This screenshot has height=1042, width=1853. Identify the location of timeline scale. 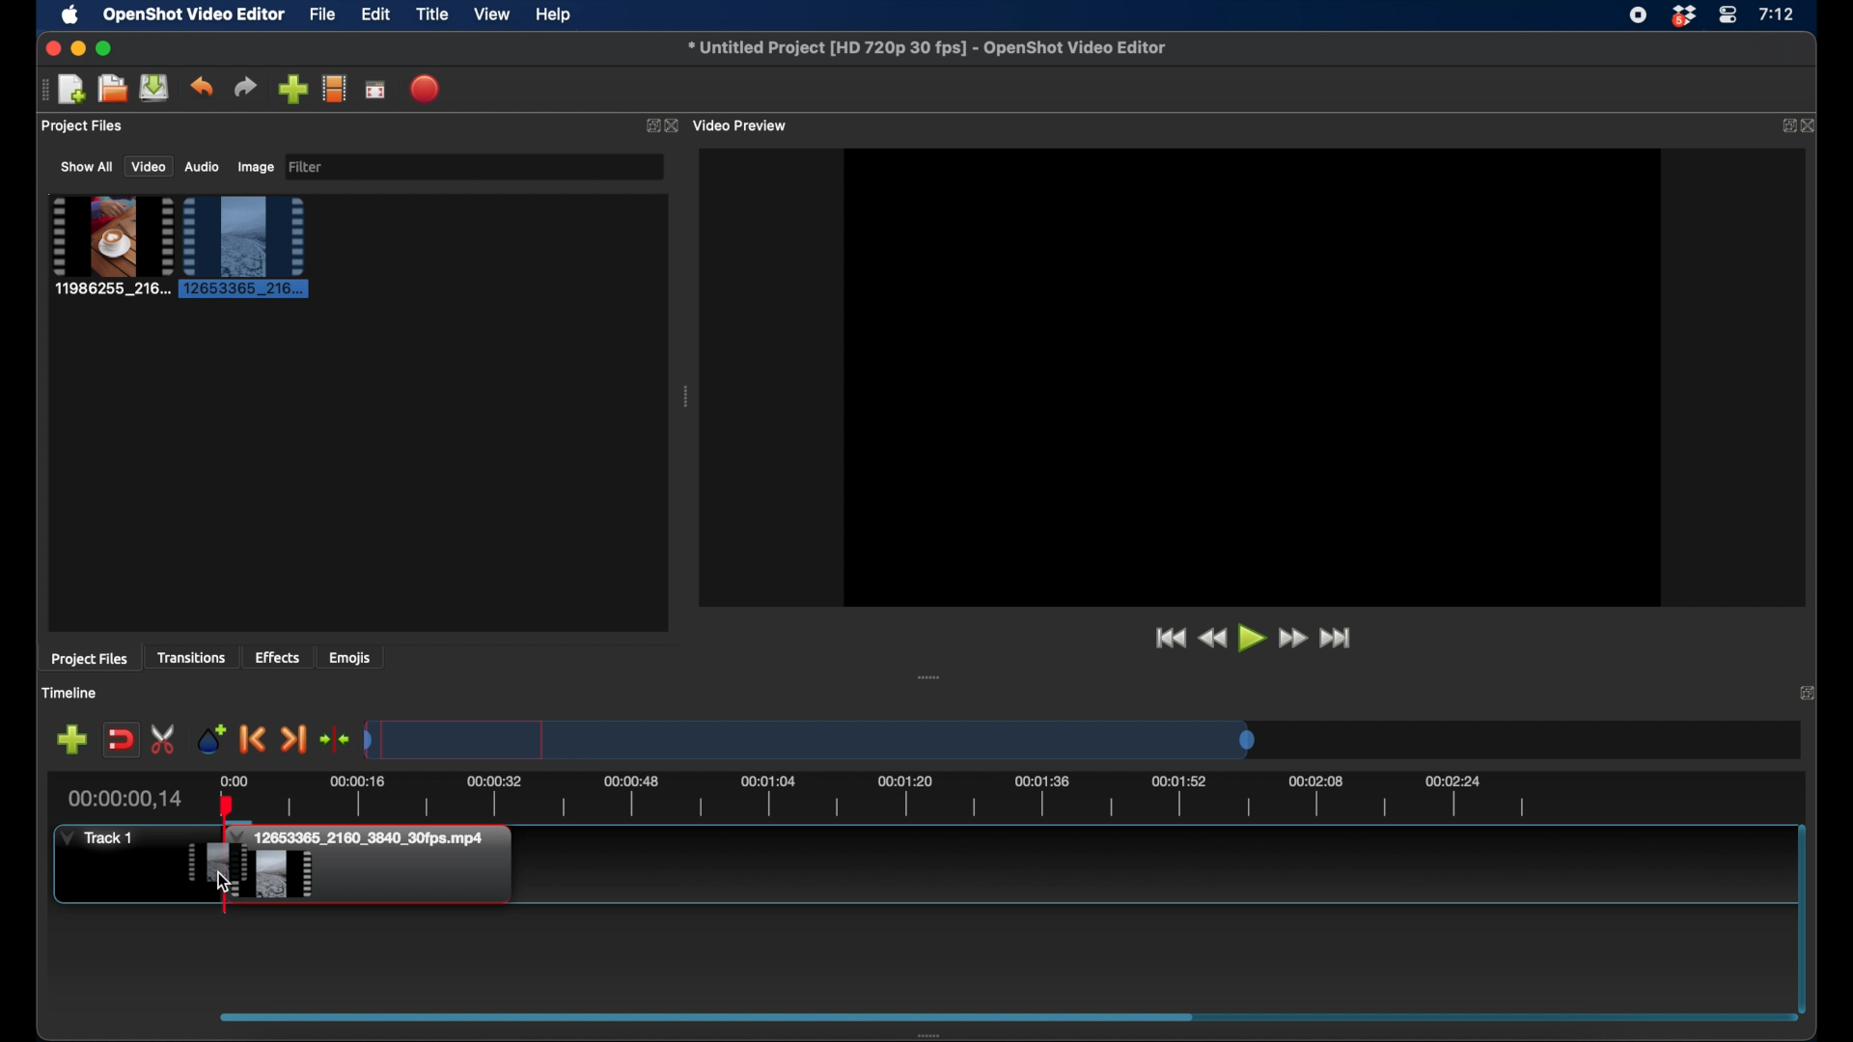
(811, 739).